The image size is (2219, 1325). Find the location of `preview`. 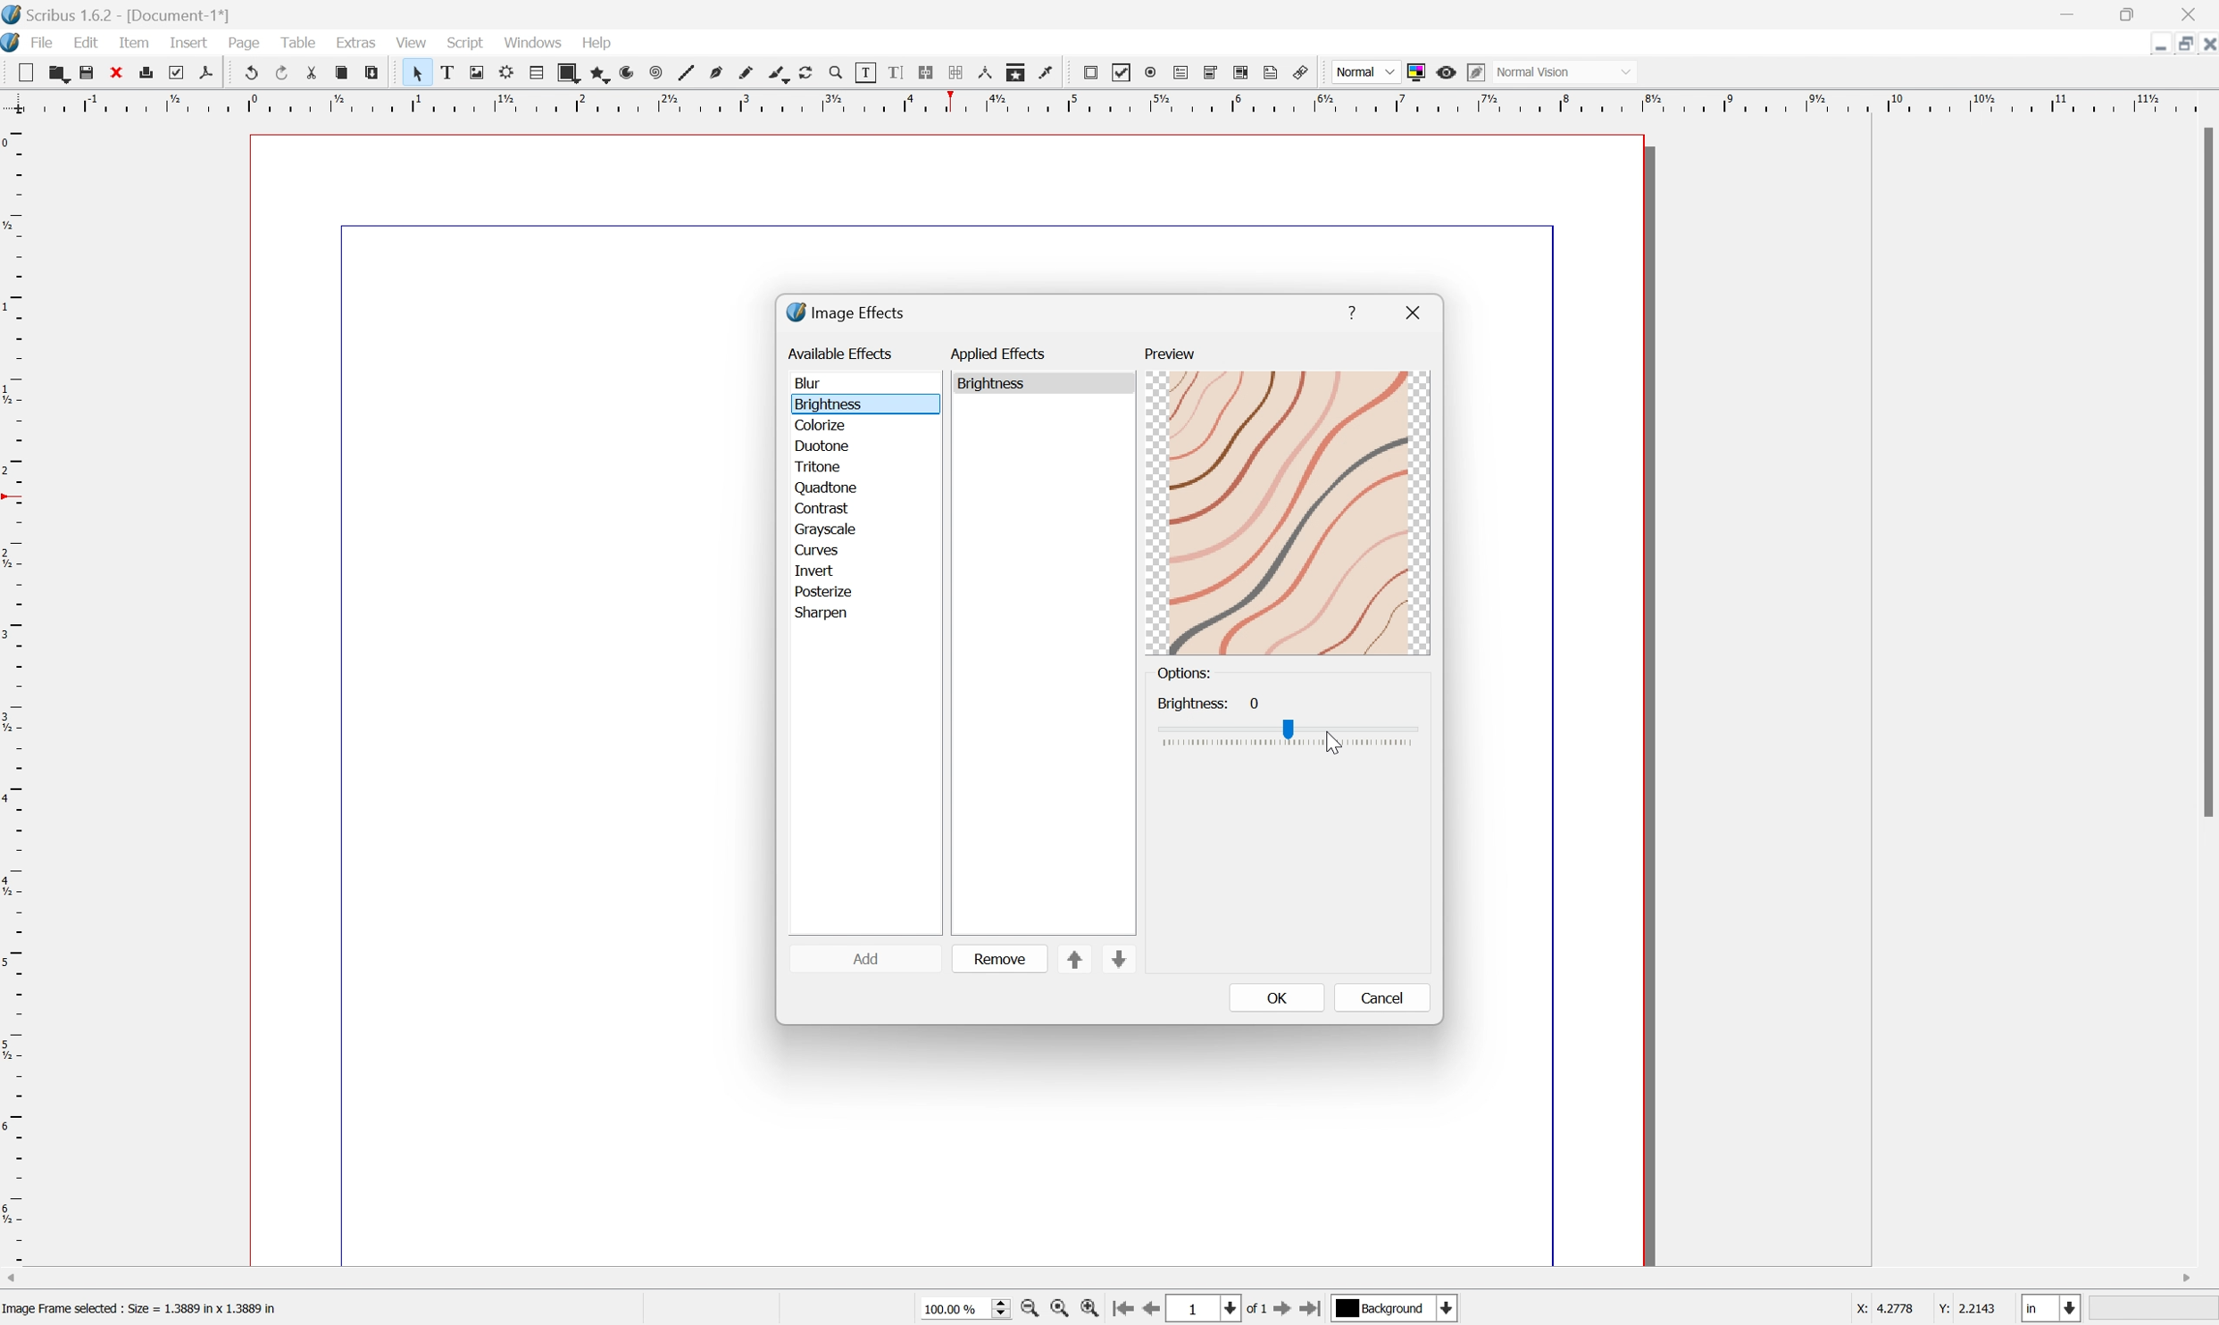

preview is located at coordinates (1287, 516).